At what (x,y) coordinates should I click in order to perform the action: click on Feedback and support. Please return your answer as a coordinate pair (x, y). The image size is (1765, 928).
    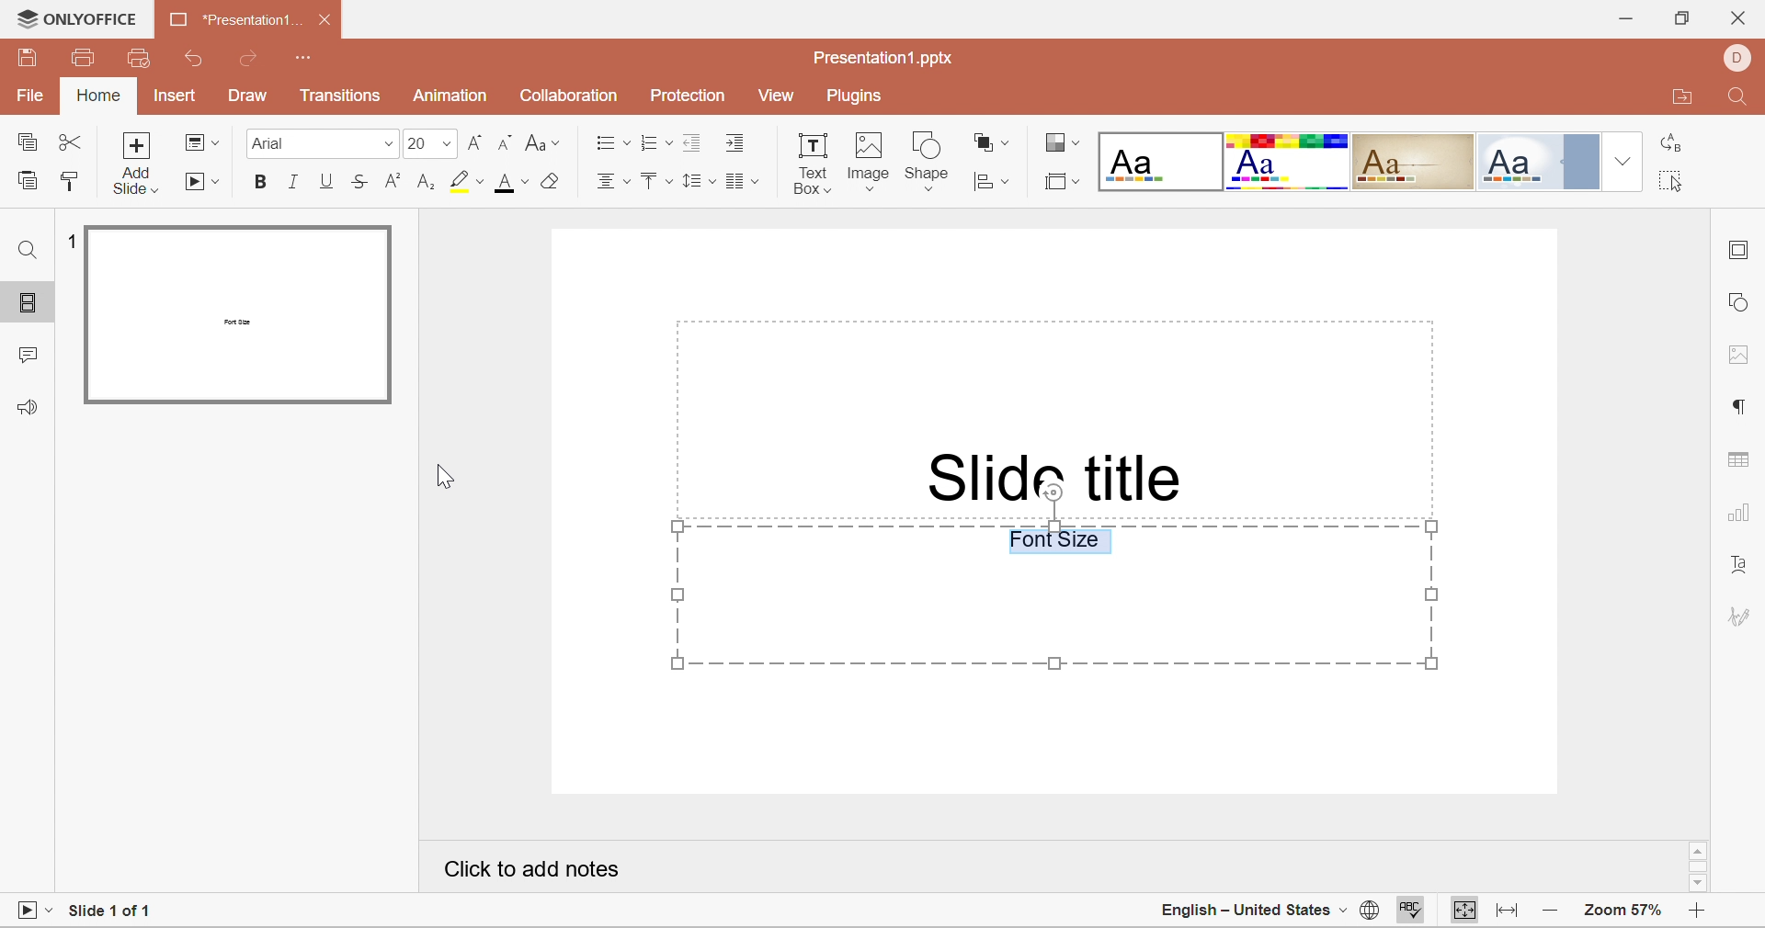
    Looking at the image, I should click on (31, 408).